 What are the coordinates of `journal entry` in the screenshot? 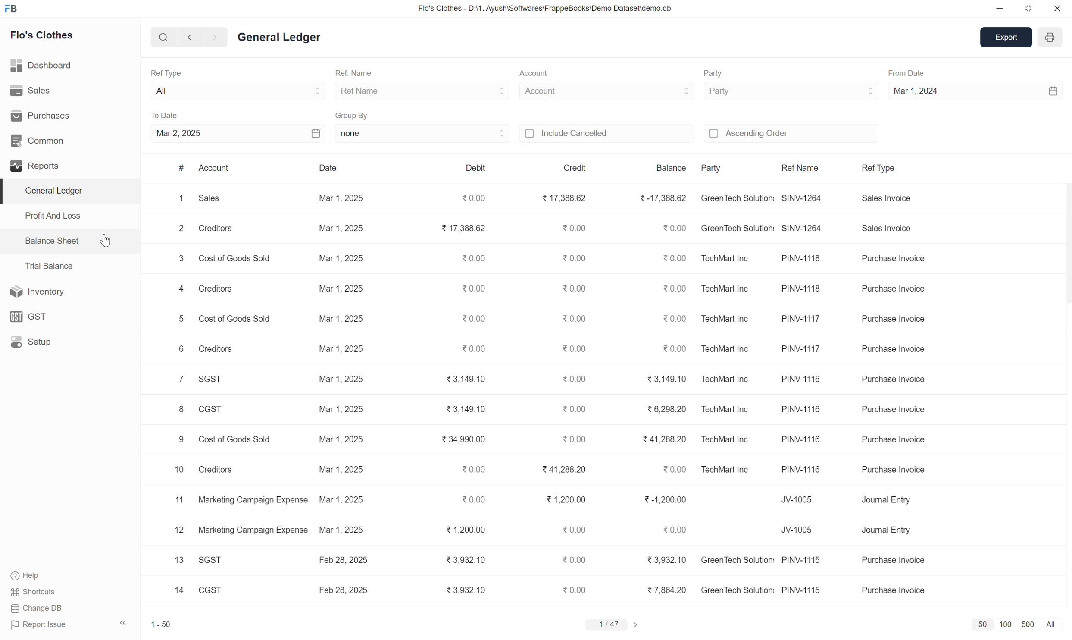 It's located at (887, 529).